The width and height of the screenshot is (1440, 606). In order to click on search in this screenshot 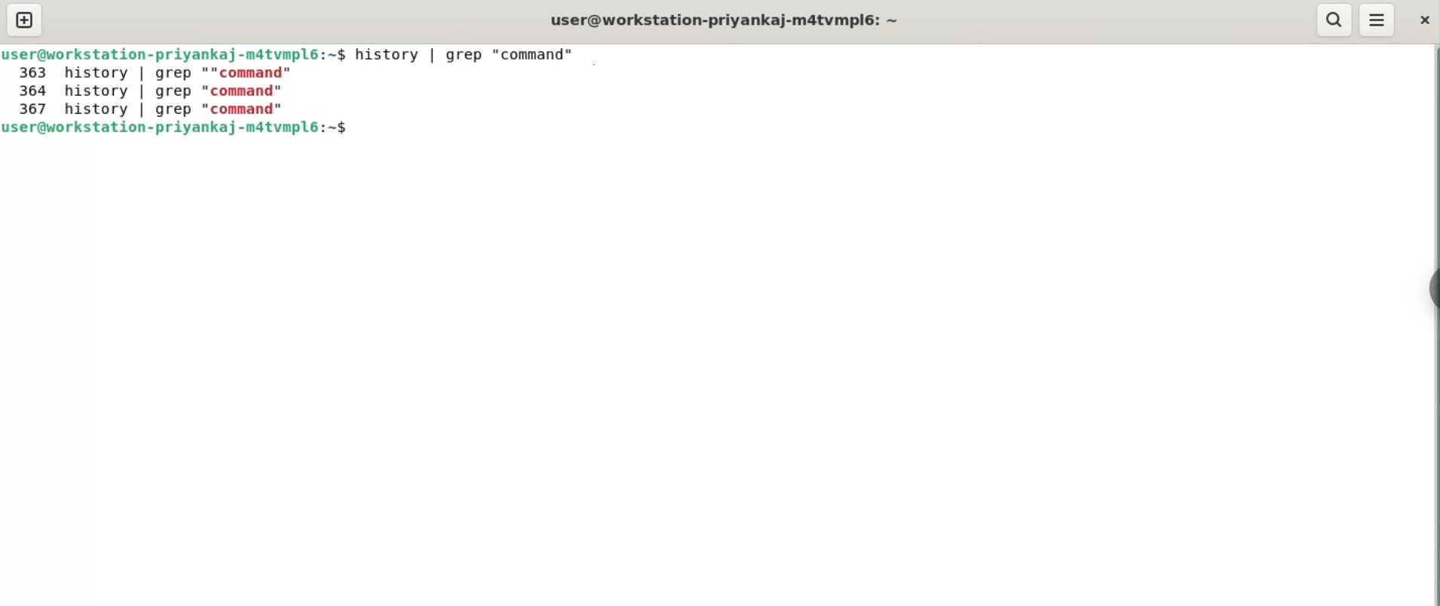, I will do `click(1331, 20)`.